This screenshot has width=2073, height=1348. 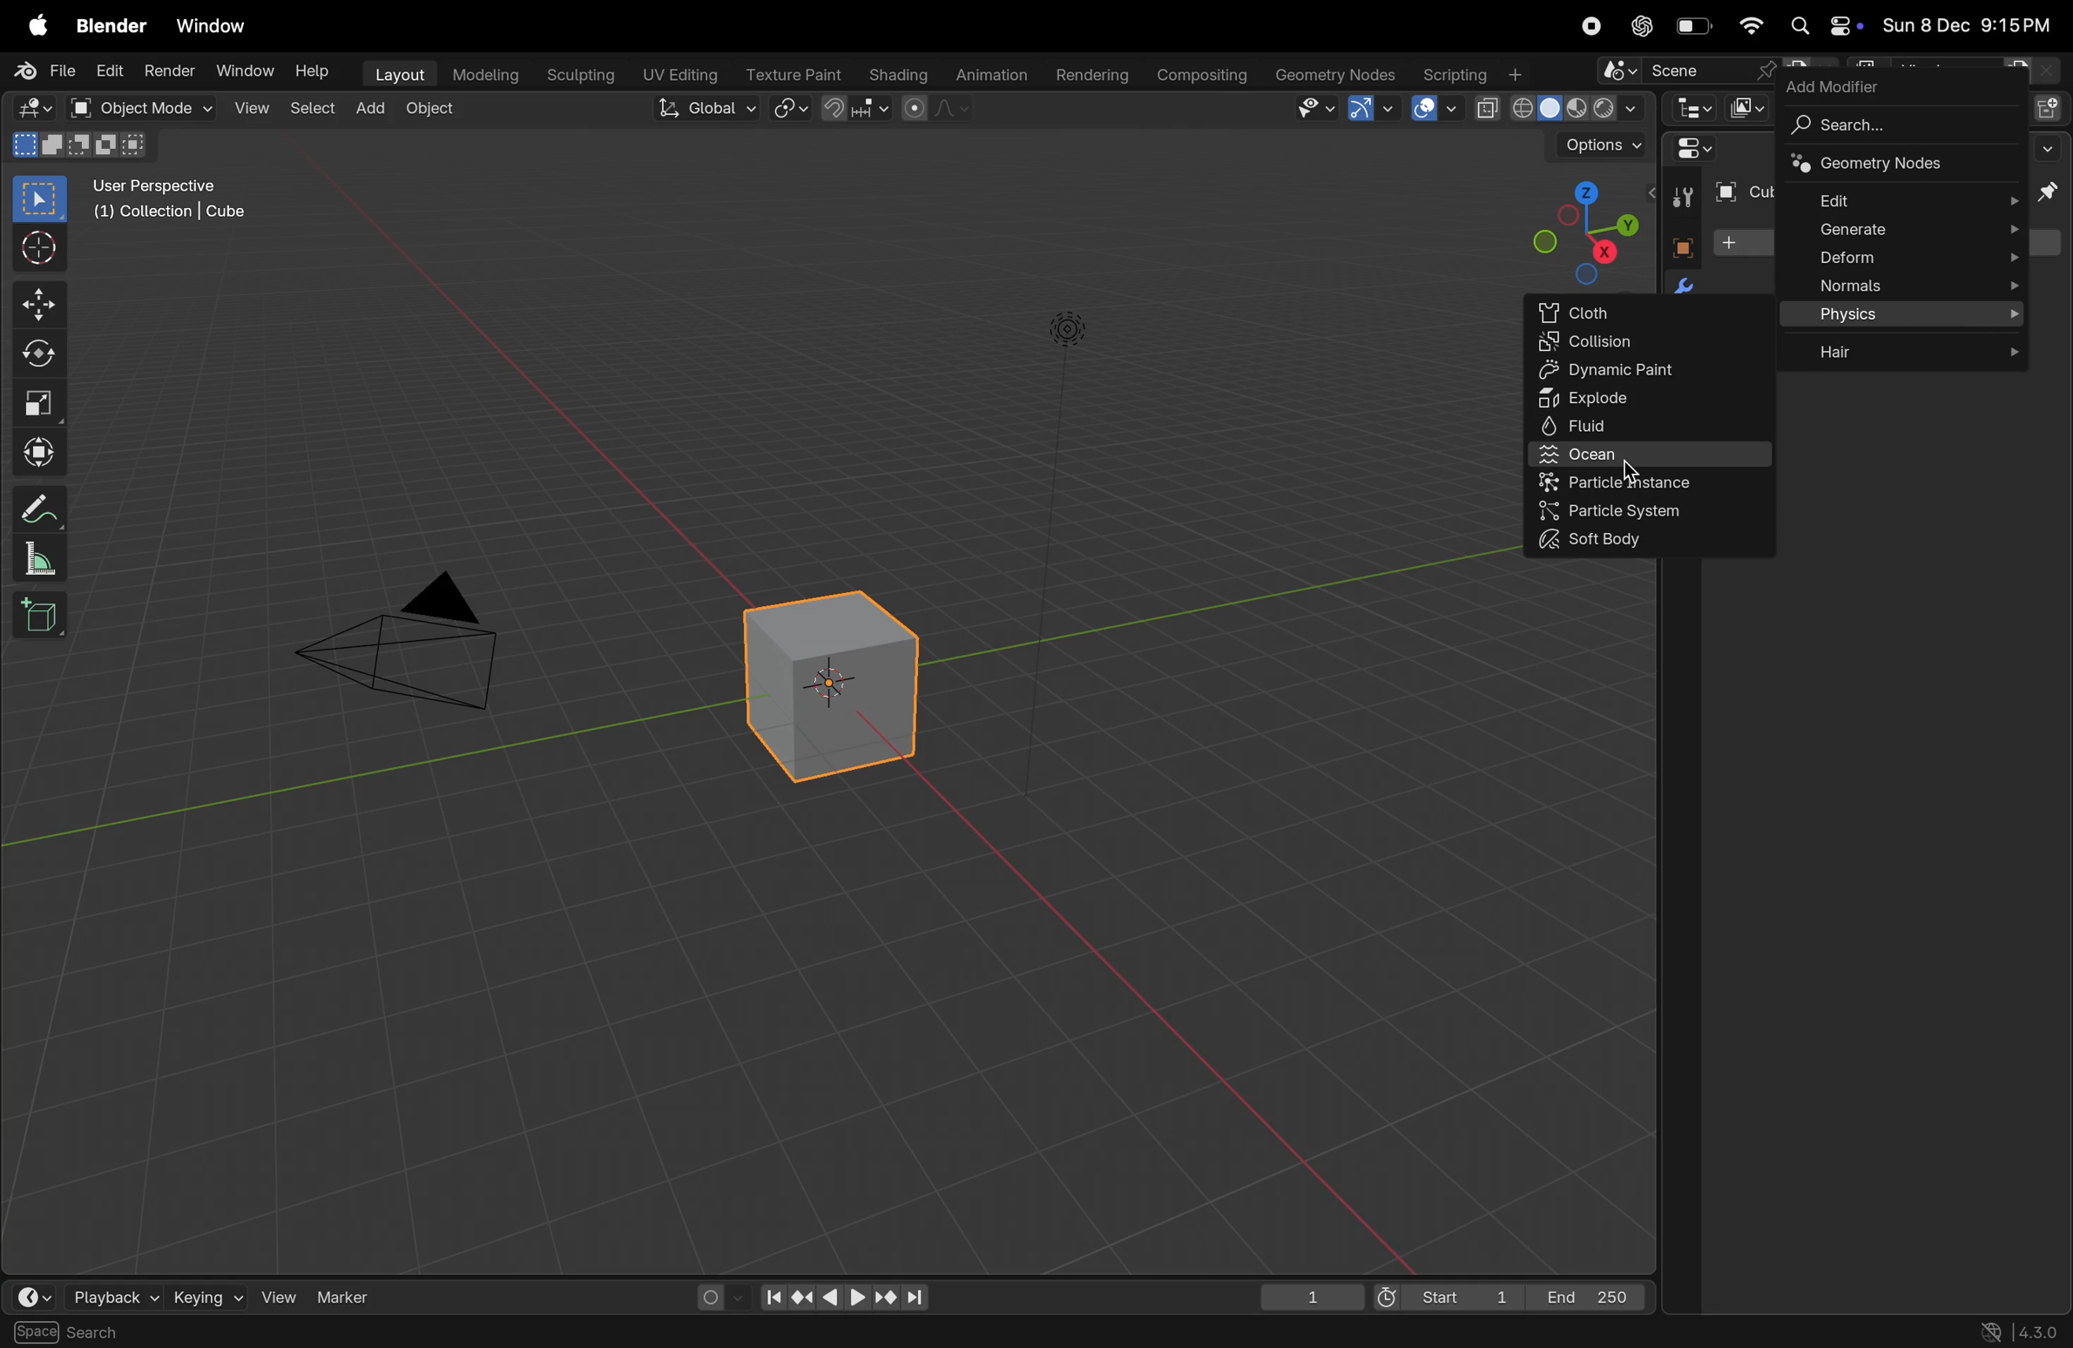 What do you see at coordinates (1747, 107) in the screenshot?
I see `display mode` at bounding box center [1747, 107].